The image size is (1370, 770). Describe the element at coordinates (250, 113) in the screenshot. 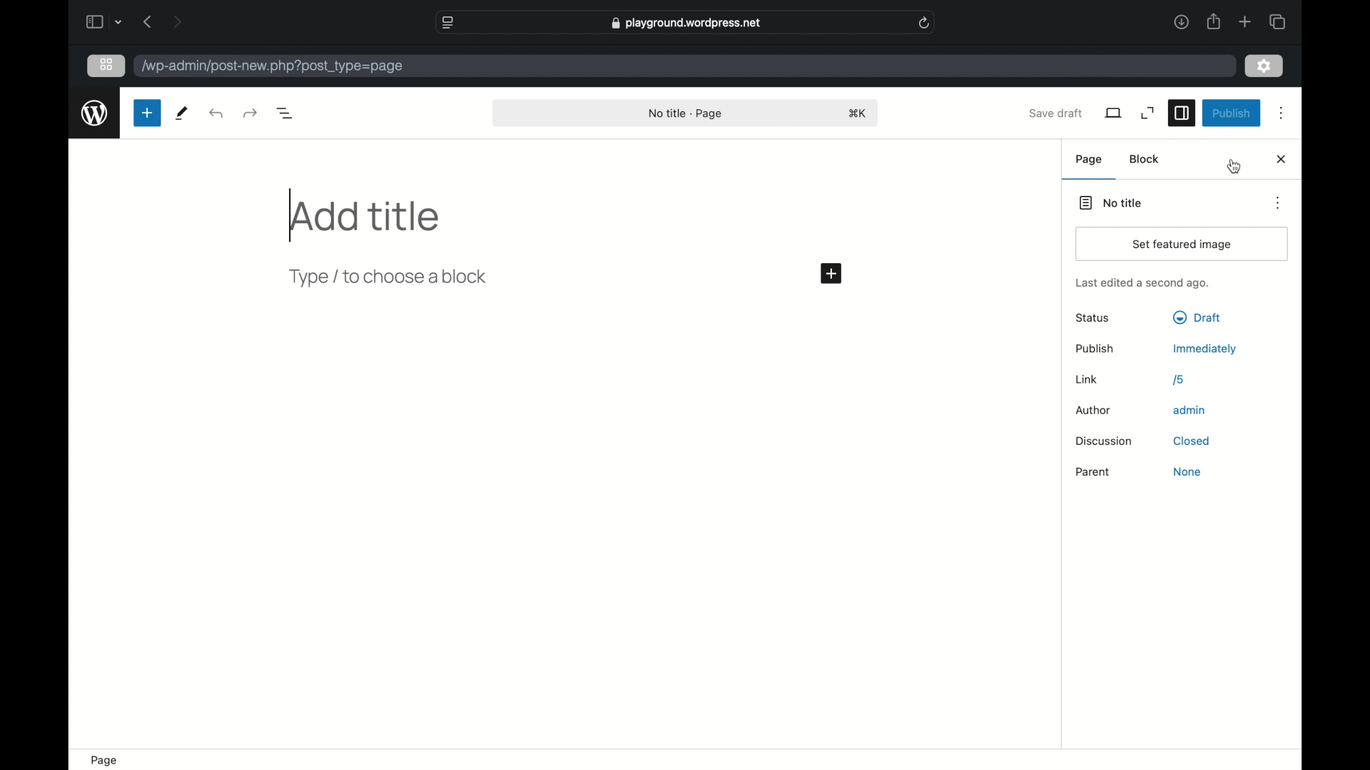

I see `undo` at that location.